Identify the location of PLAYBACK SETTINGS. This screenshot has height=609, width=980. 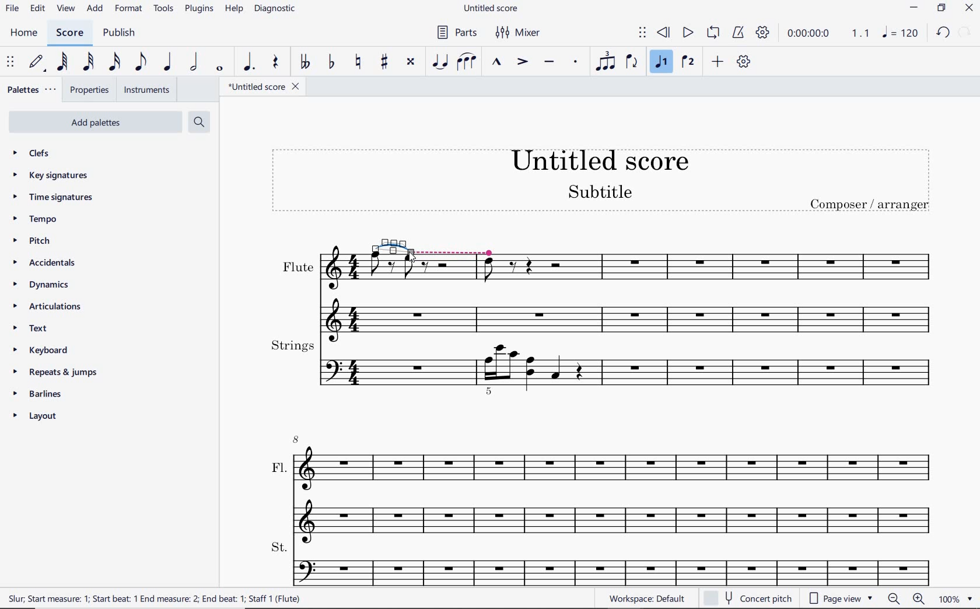
(765, 34).